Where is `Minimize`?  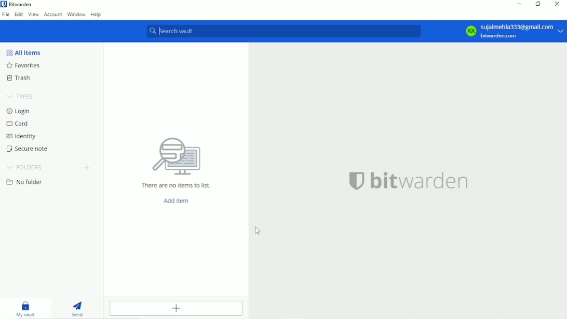 Minimize is located at coordinates (520, 4).